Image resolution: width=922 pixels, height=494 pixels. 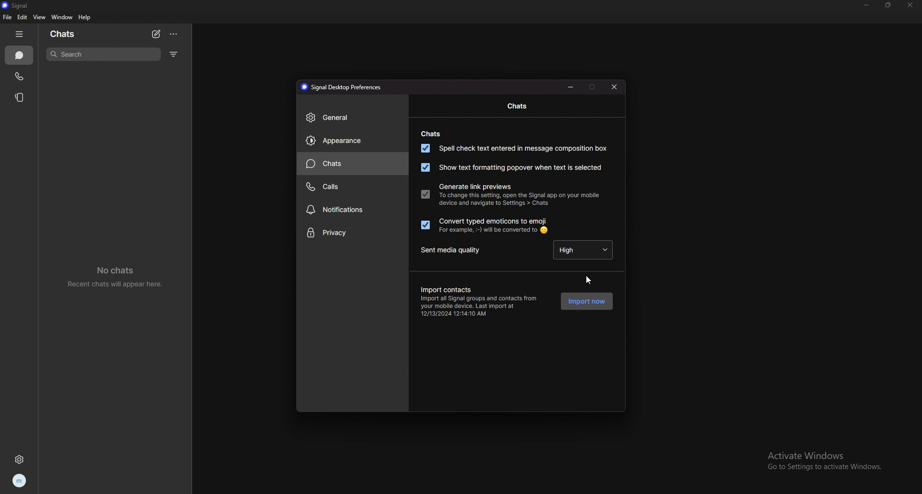 I want to click on general, so click(x=352, y=117).